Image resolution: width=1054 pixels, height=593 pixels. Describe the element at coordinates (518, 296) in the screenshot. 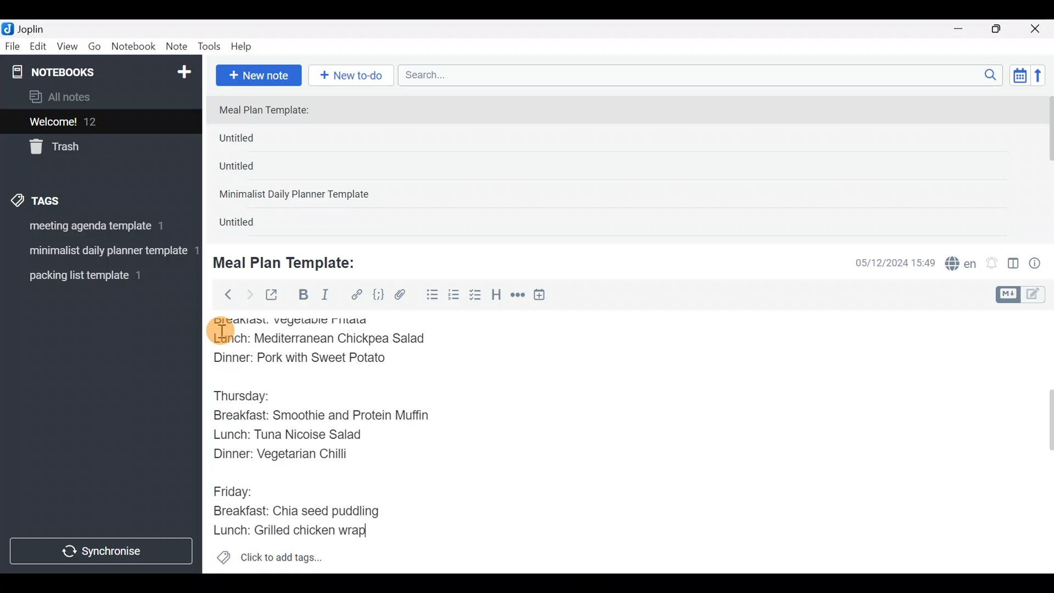

I see `Horizontal rule` at that location.